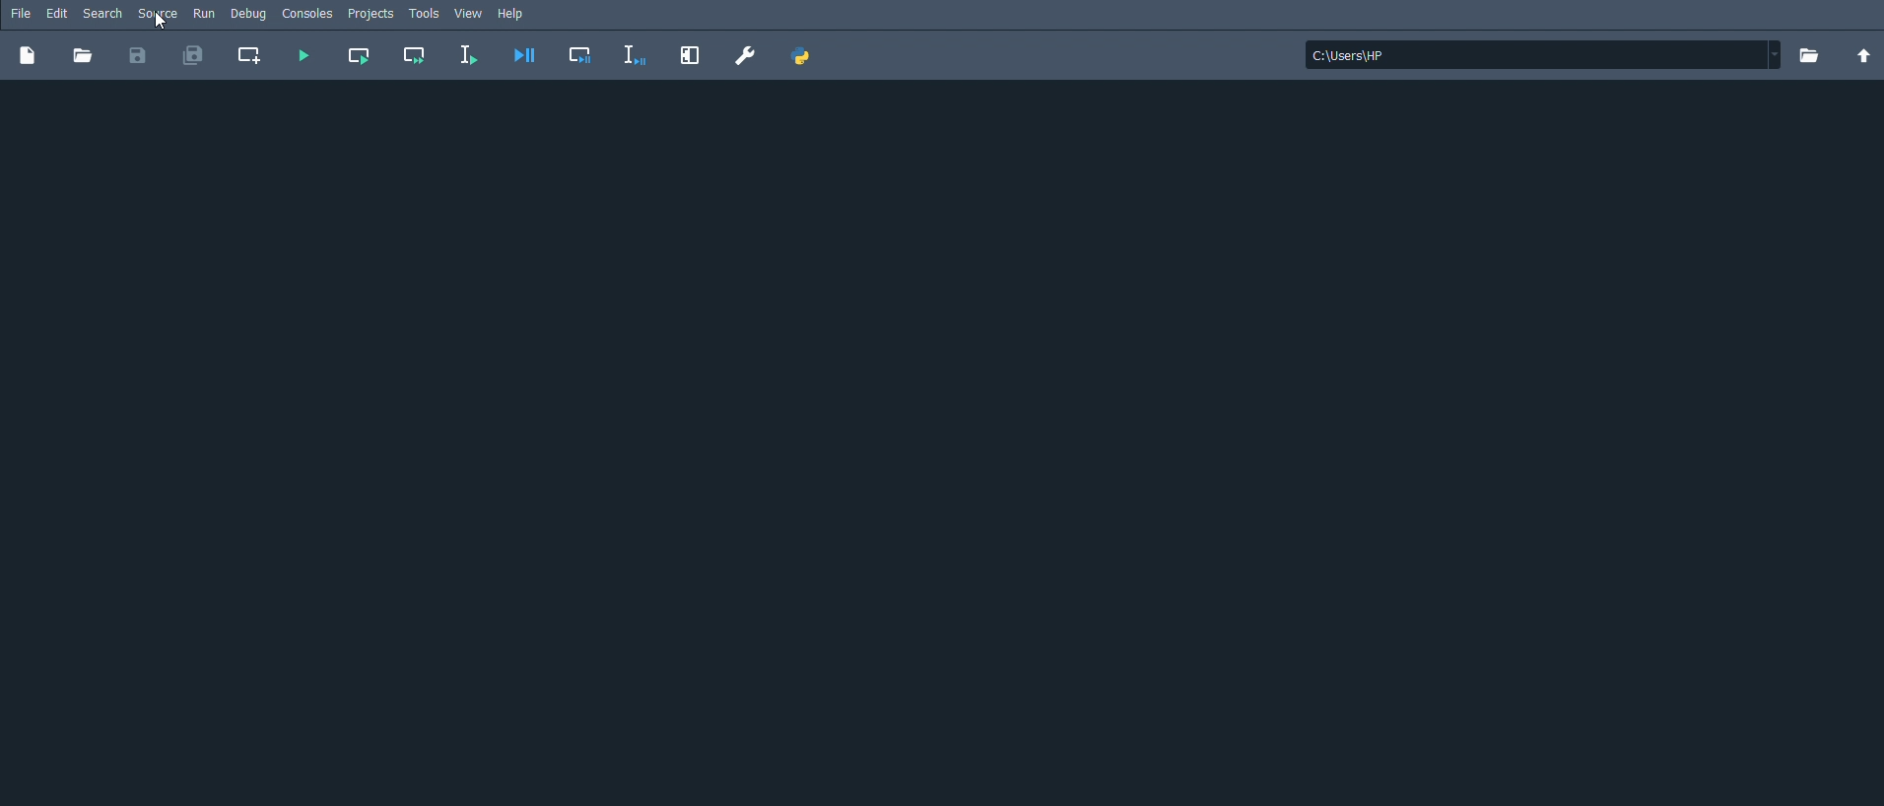  Describe the element at coordinates (583, 55) in the screenshot. I see `Debug cell` at that location.